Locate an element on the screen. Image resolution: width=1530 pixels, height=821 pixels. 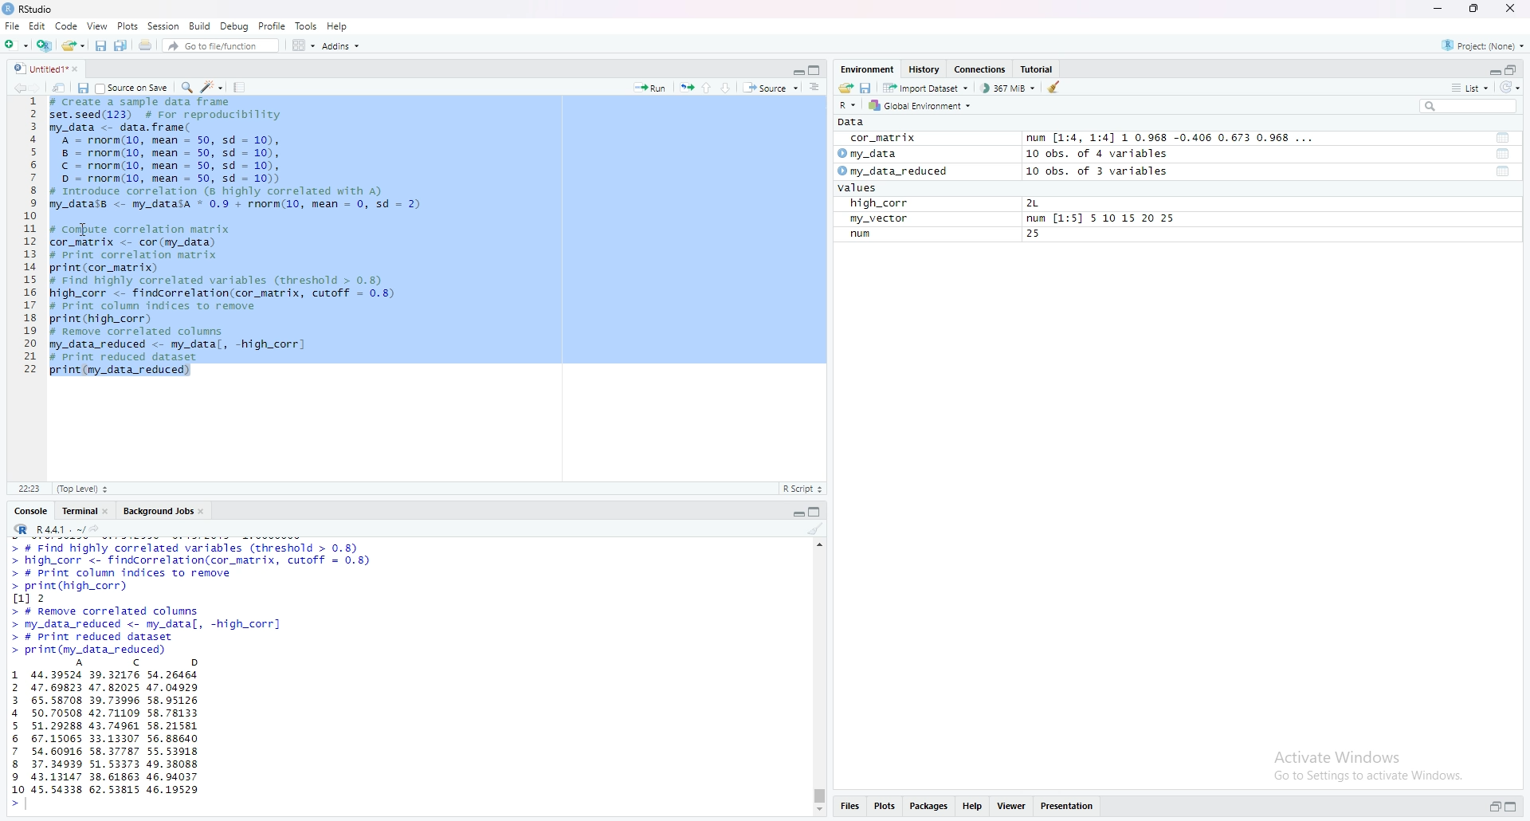
>>>> is located at coordinates (11, 632).